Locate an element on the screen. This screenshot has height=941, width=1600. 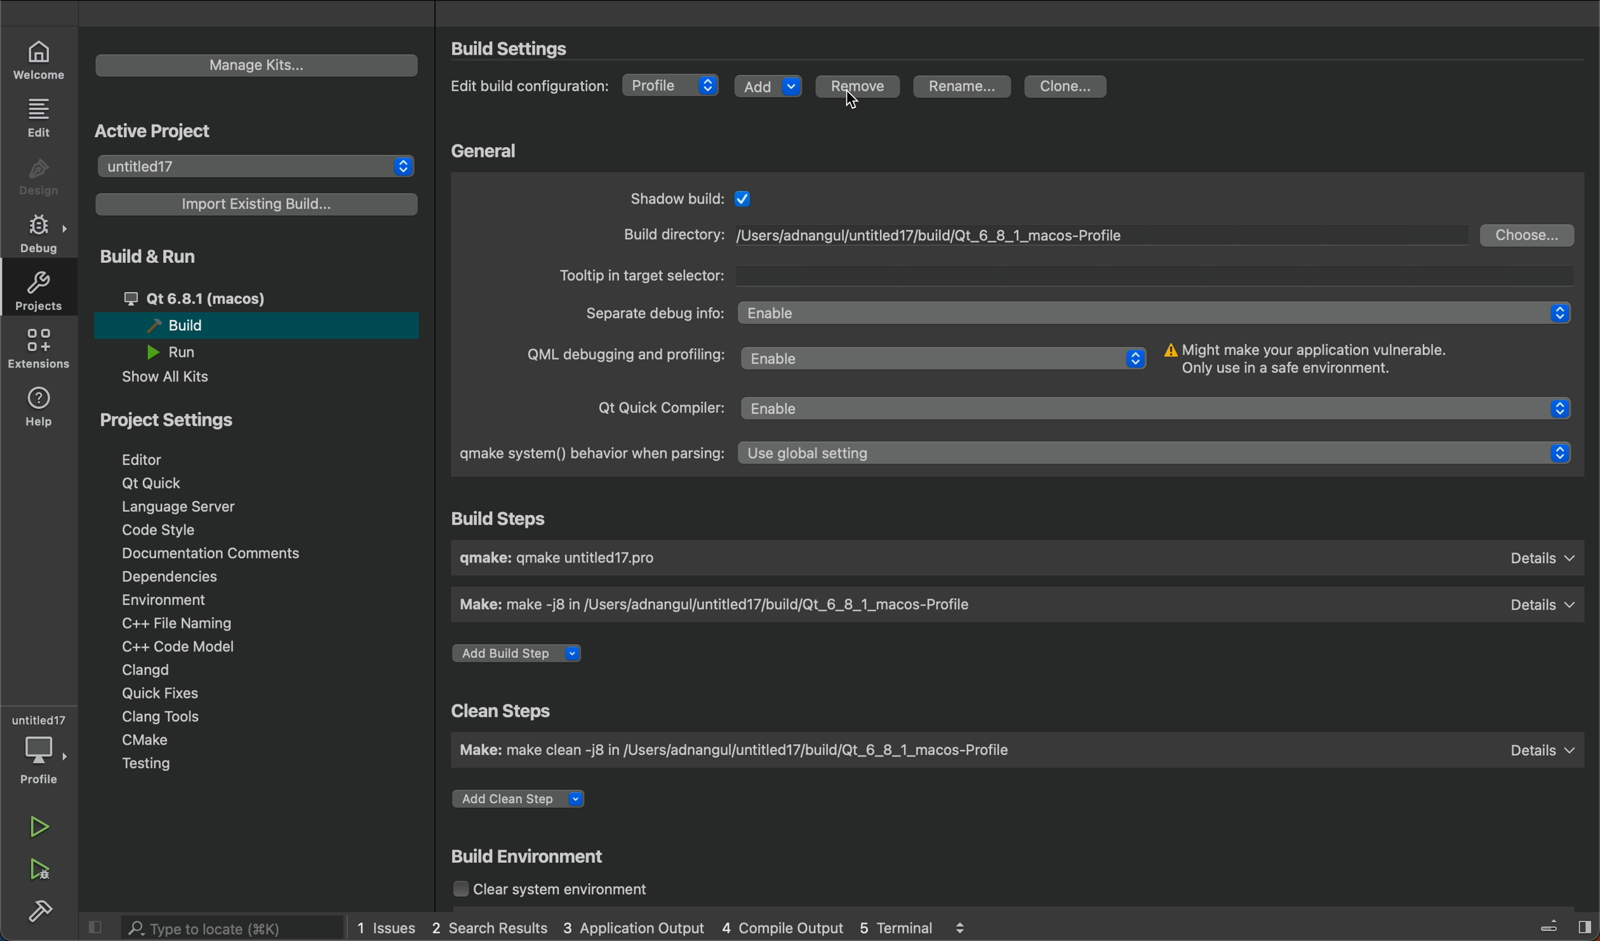
build environment  is located at coordinates (612, 858).